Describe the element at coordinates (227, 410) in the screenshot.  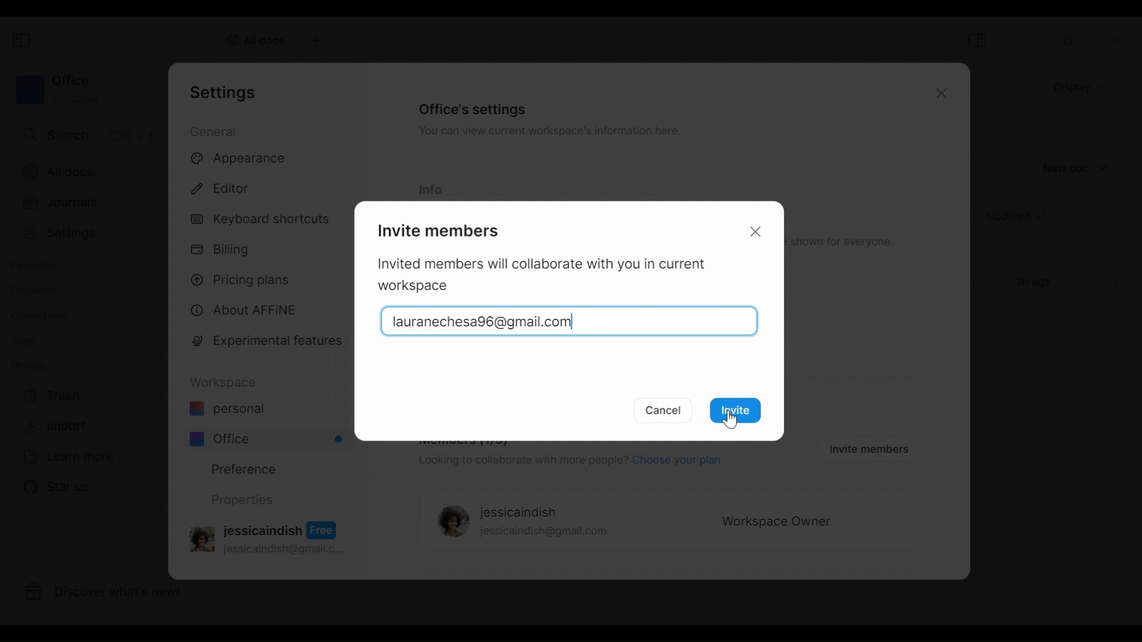
I see `personal` at that location.